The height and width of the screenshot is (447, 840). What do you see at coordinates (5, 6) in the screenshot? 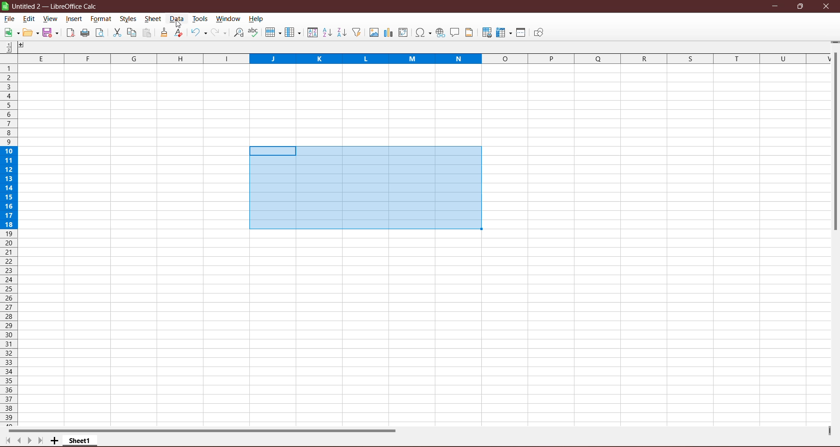
I see `Application Logo` at bounding box center [5, 6].